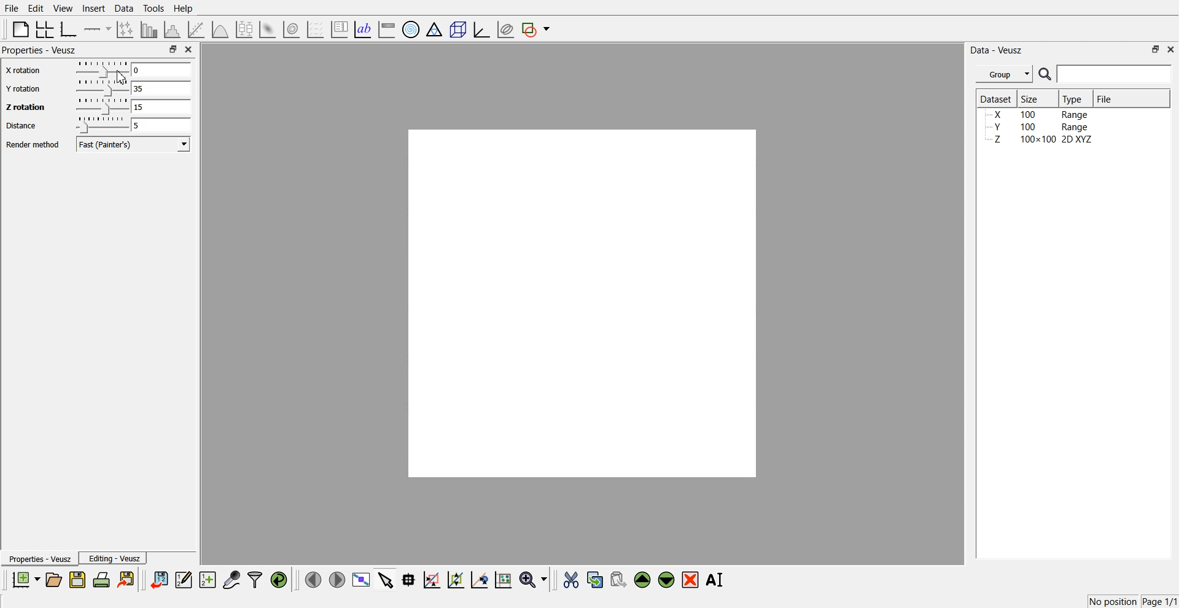  What do you see at coordinates (1172, 49) in the screenshot?
I see `Close` at bounding box center [1172, 49].